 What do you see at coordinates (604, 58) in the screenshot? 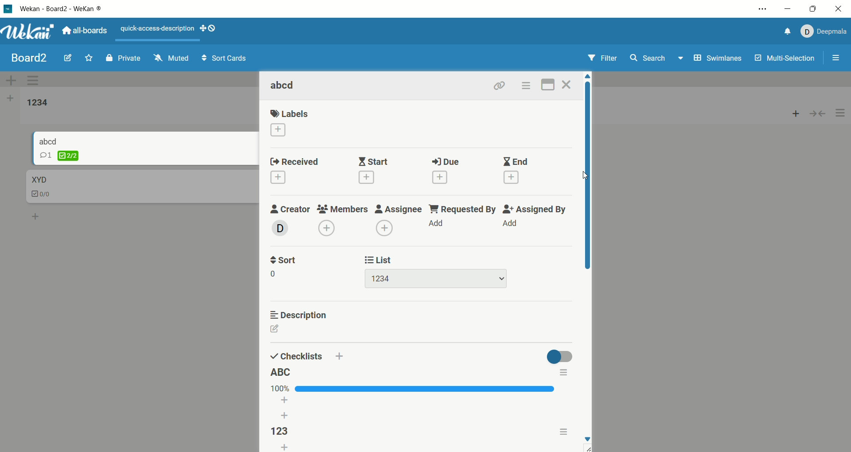
I see `filter` at bounding box center [604, 58].